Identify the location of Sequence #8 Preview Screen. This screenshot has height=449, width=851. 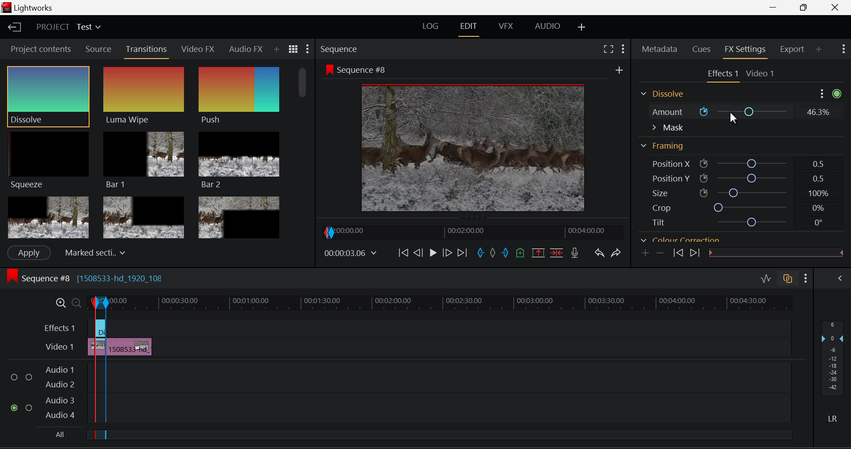
(471, 139).